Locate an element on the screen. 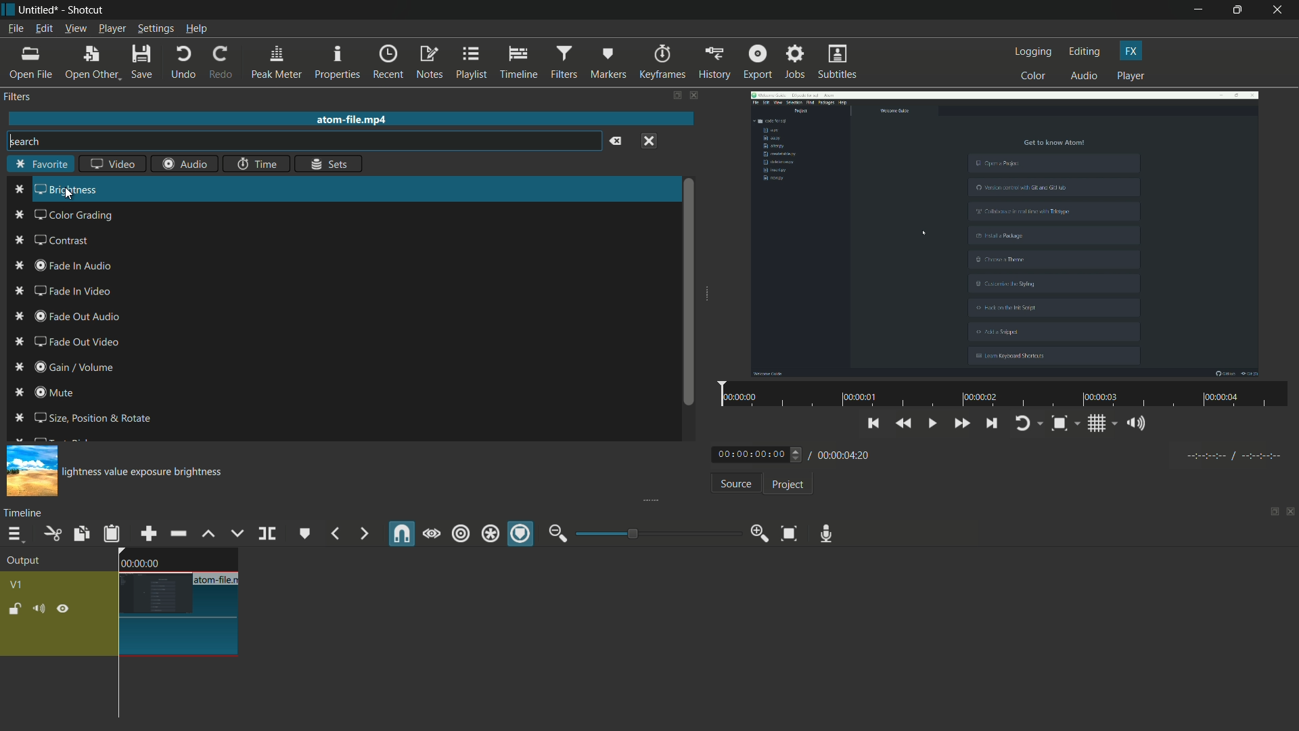 The width and height of the screenshot is (1299, 731). playlist is located at coordinates (472, 62).